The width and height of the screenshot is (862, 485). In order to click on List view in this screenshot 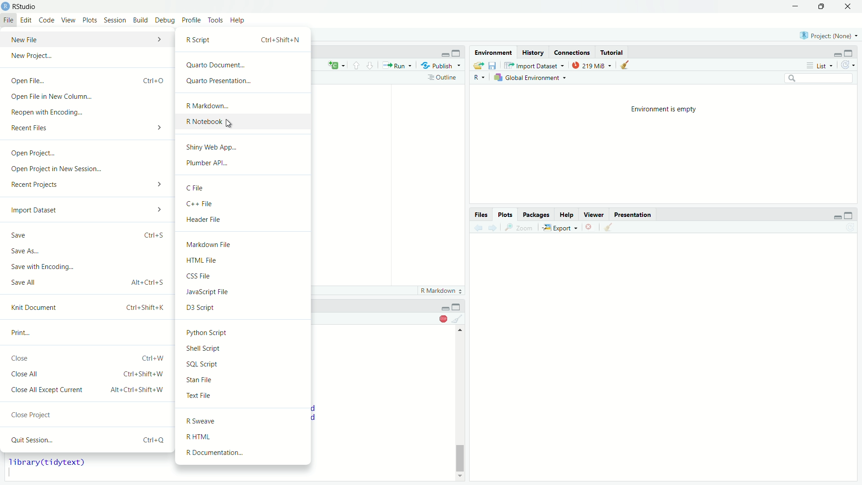, I will do `click(819, 65)`.